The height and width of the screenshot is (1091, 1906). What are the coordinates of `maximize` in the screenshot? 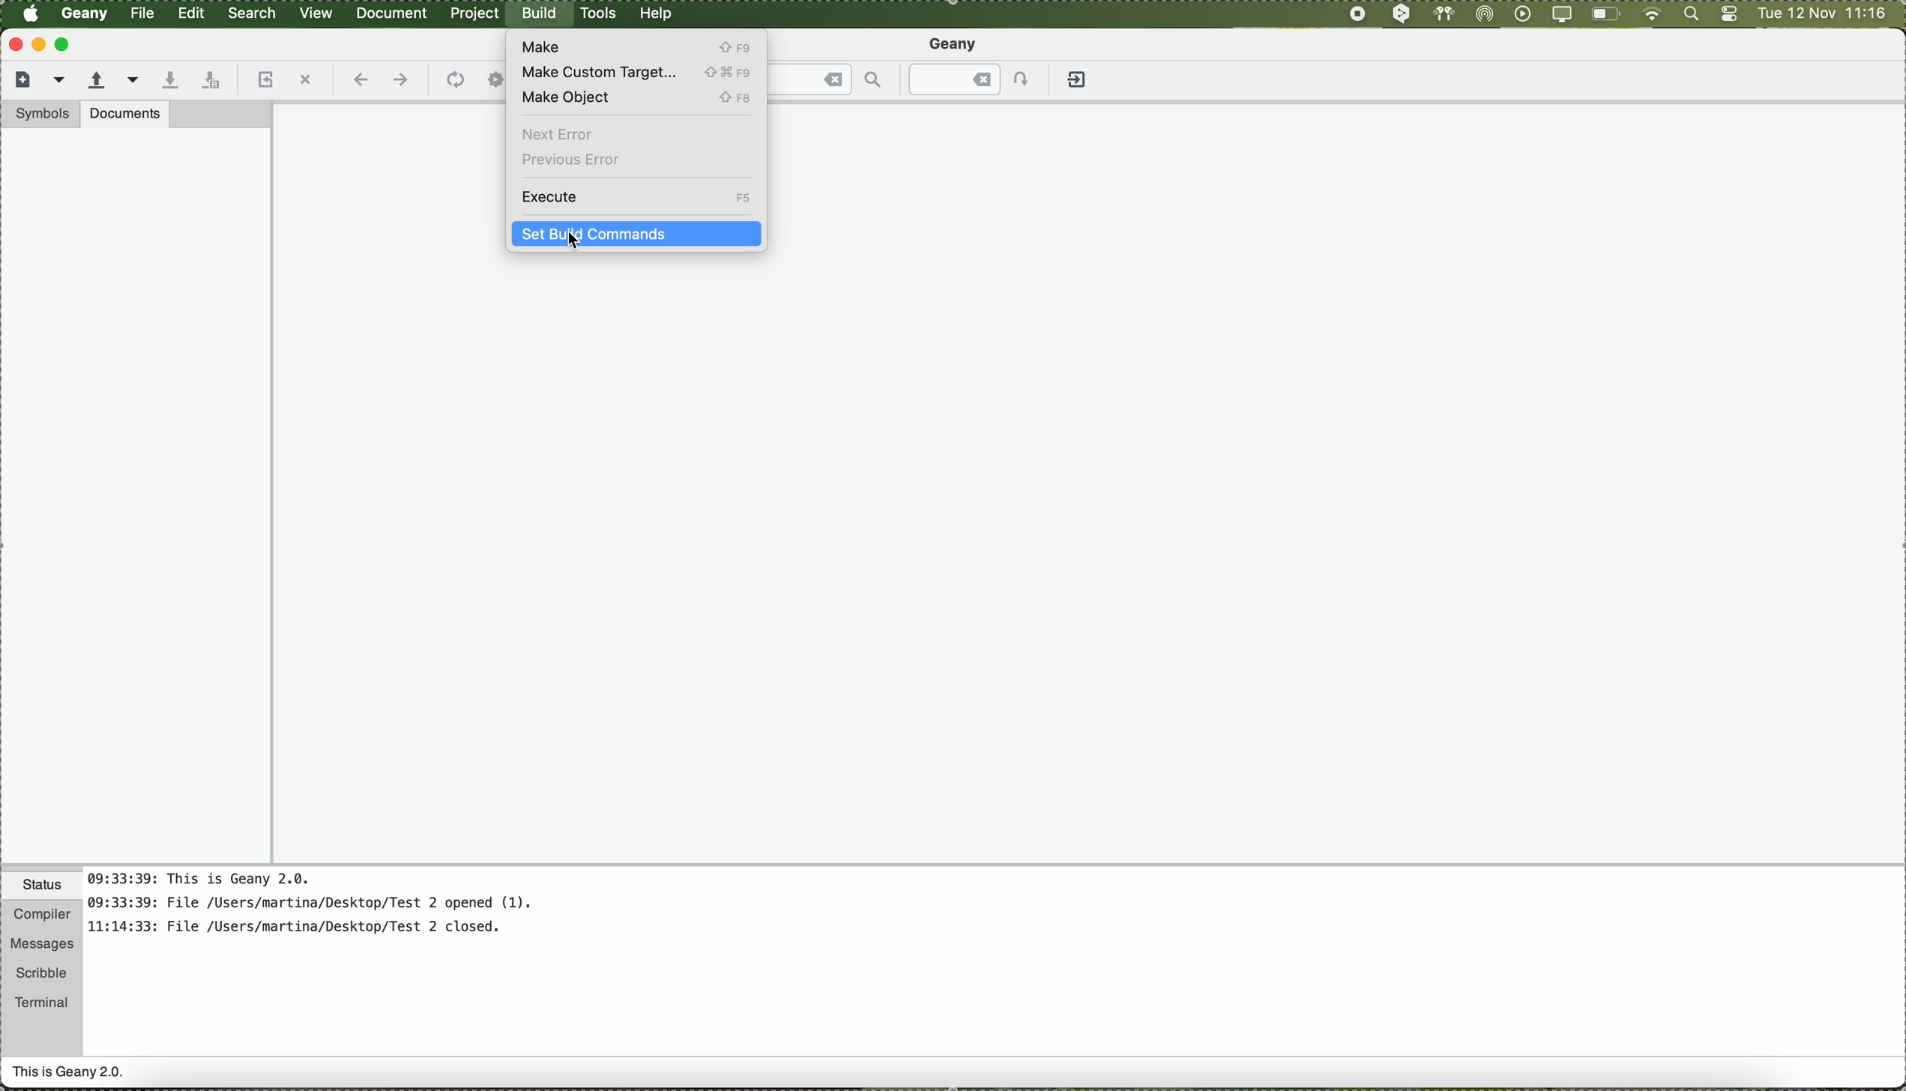 It's located at (65, 44).